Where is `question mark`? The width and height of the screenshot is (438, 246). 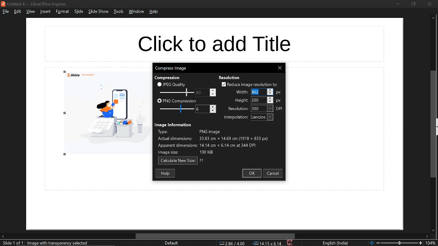 question mark is located at coordinates (202, 161).